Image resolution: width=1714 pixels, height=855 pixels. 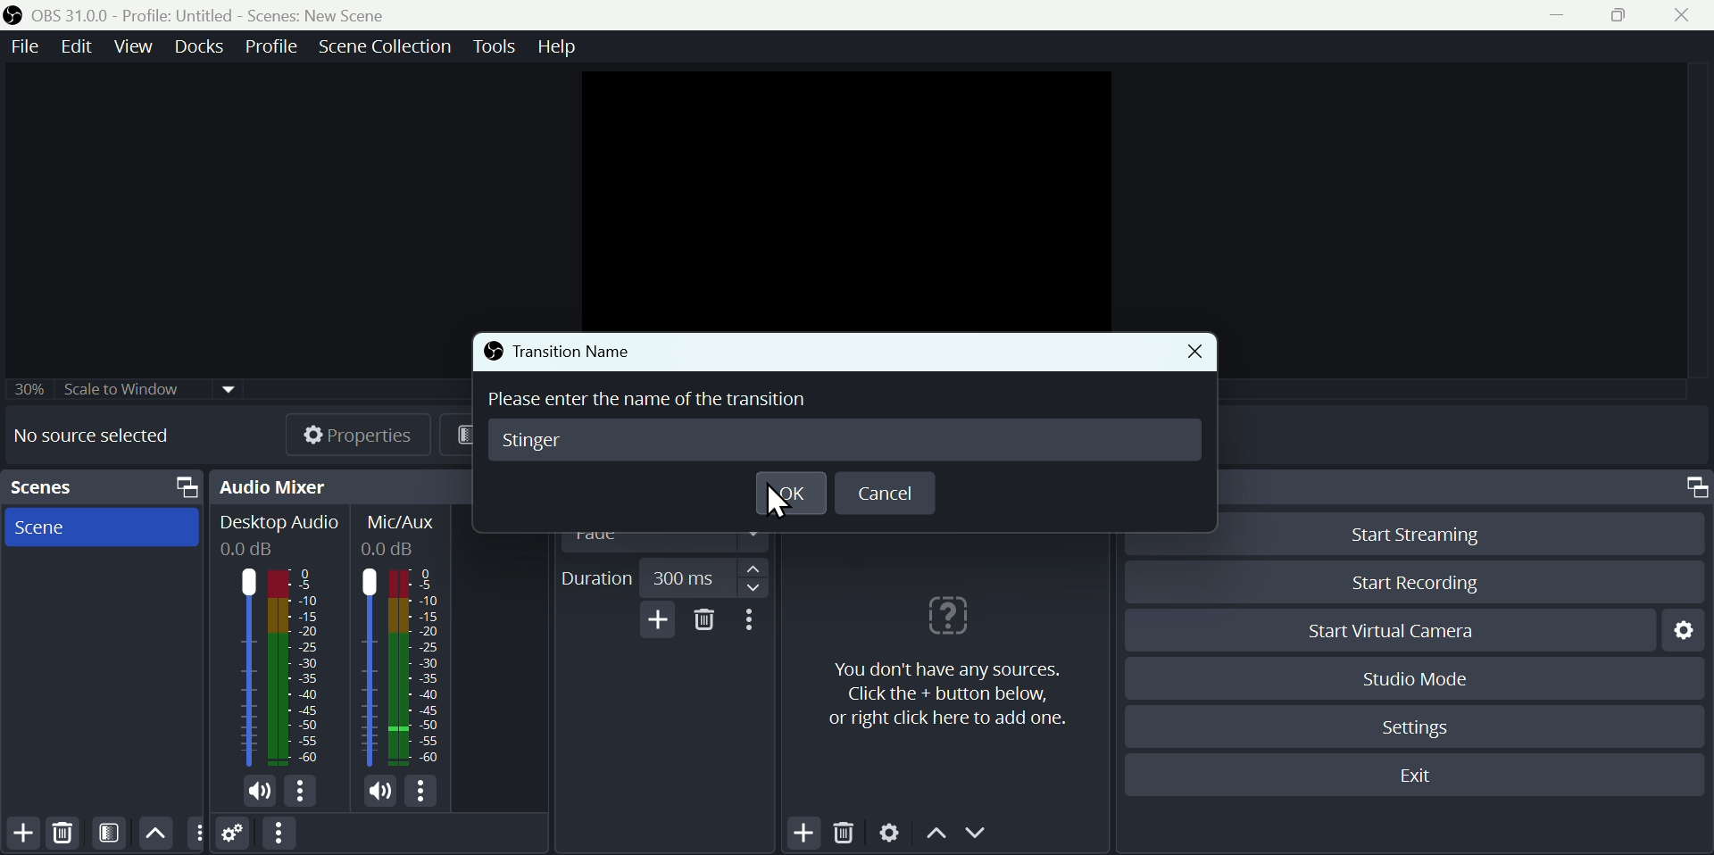 What do you see at coordinates (1422, 725) in the screenshot?
I see `Settings` at bounding box center [1422, 725].